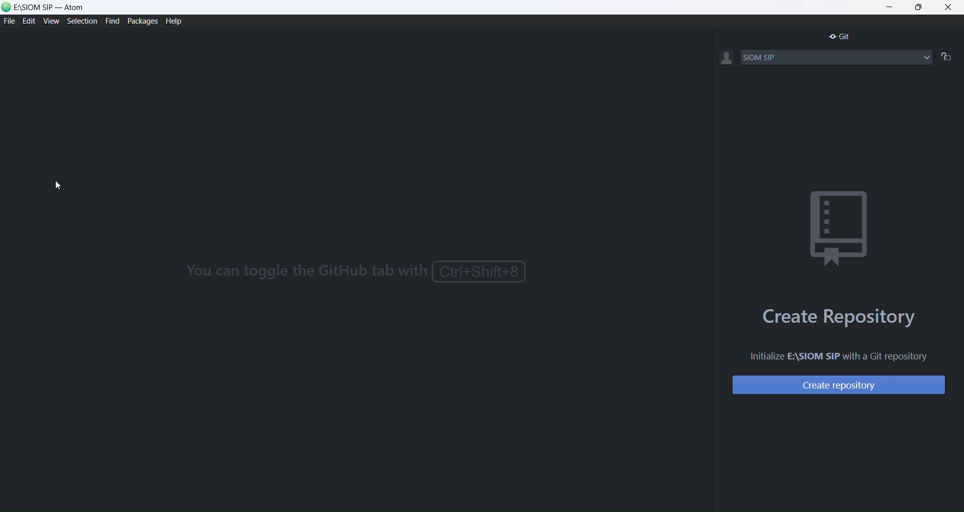 This screenshot has width=964, height=512. I want to click on user , so click(726, 59).